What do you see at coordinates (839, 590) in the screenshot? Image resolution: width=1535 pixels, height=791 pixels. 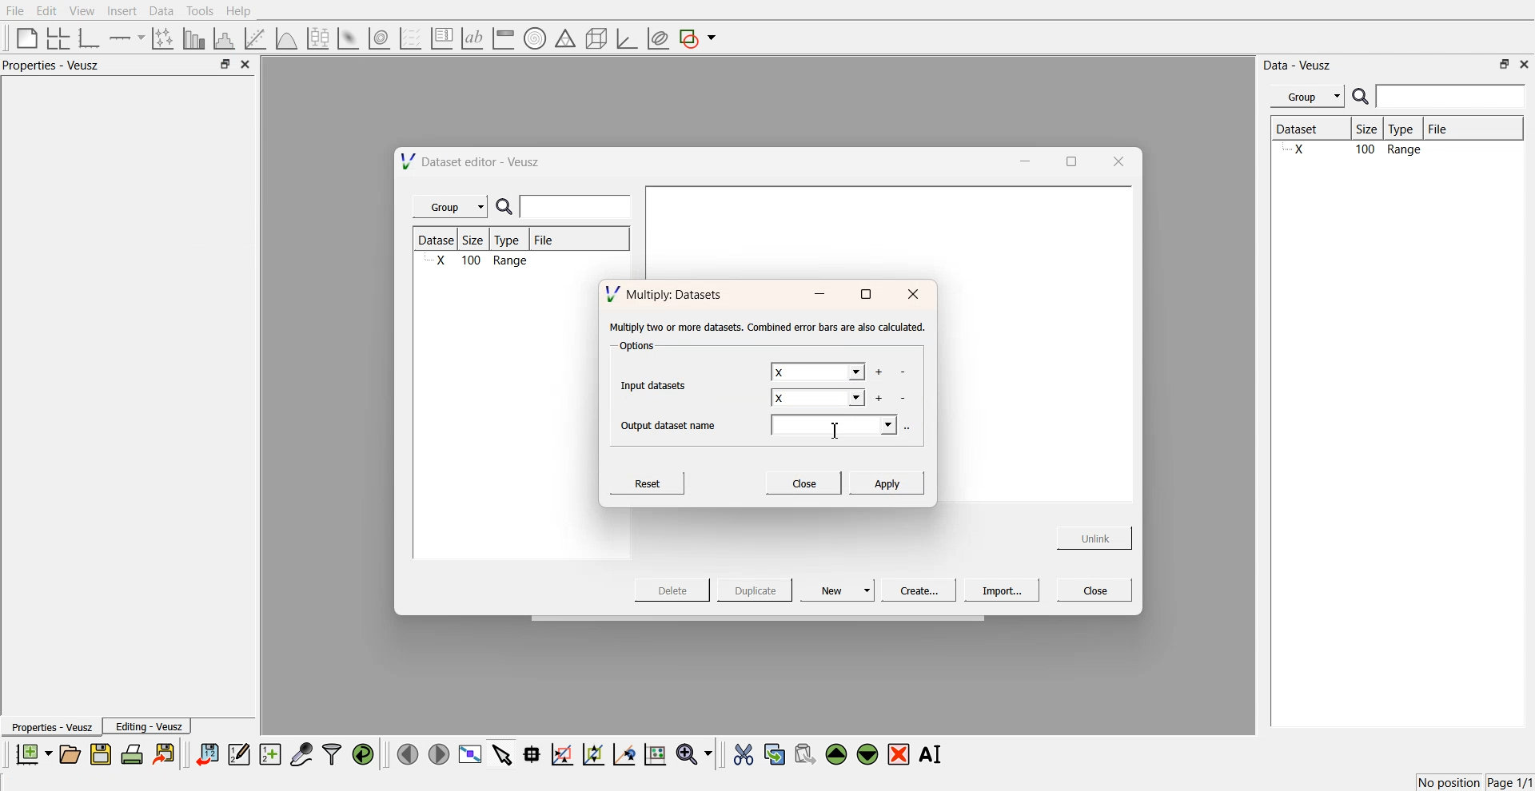 I see `New` at bounding box center [839, 590].